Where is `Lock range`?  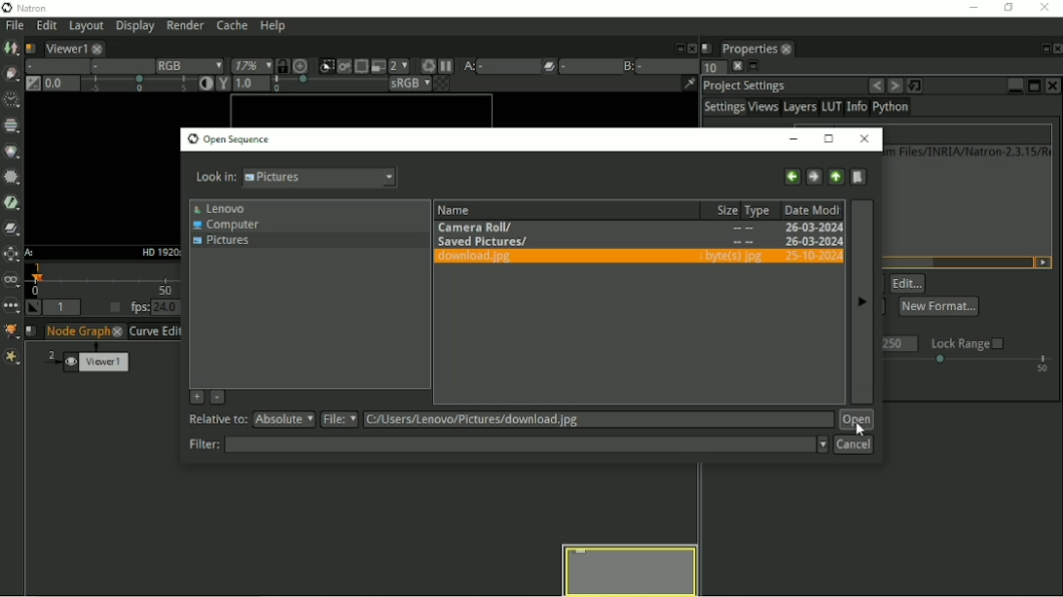
Lock range is located at coordinates (968, 343).